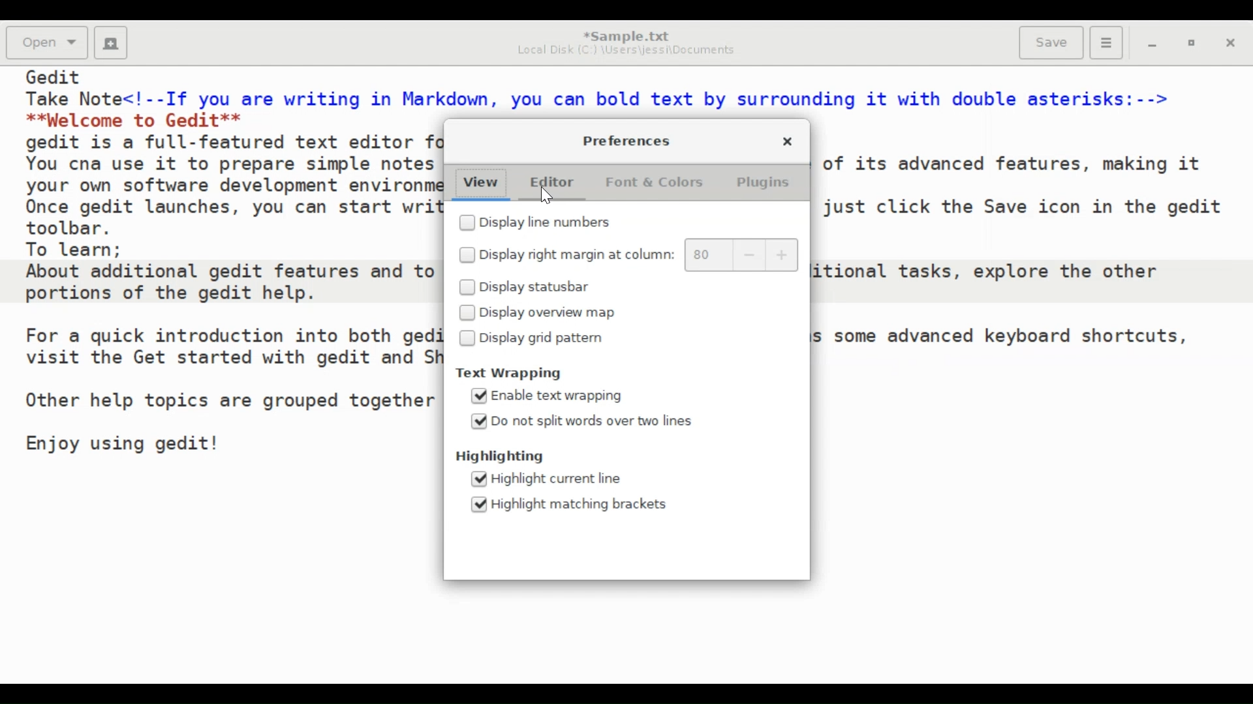  What do you see at coordinates (656, 182) in the screenshot?
I see `Font & Colors` at bounding box center [656, 182].